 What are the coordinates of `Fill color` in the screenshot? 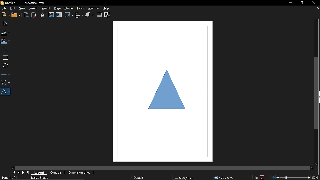 It's located at (5, 41).